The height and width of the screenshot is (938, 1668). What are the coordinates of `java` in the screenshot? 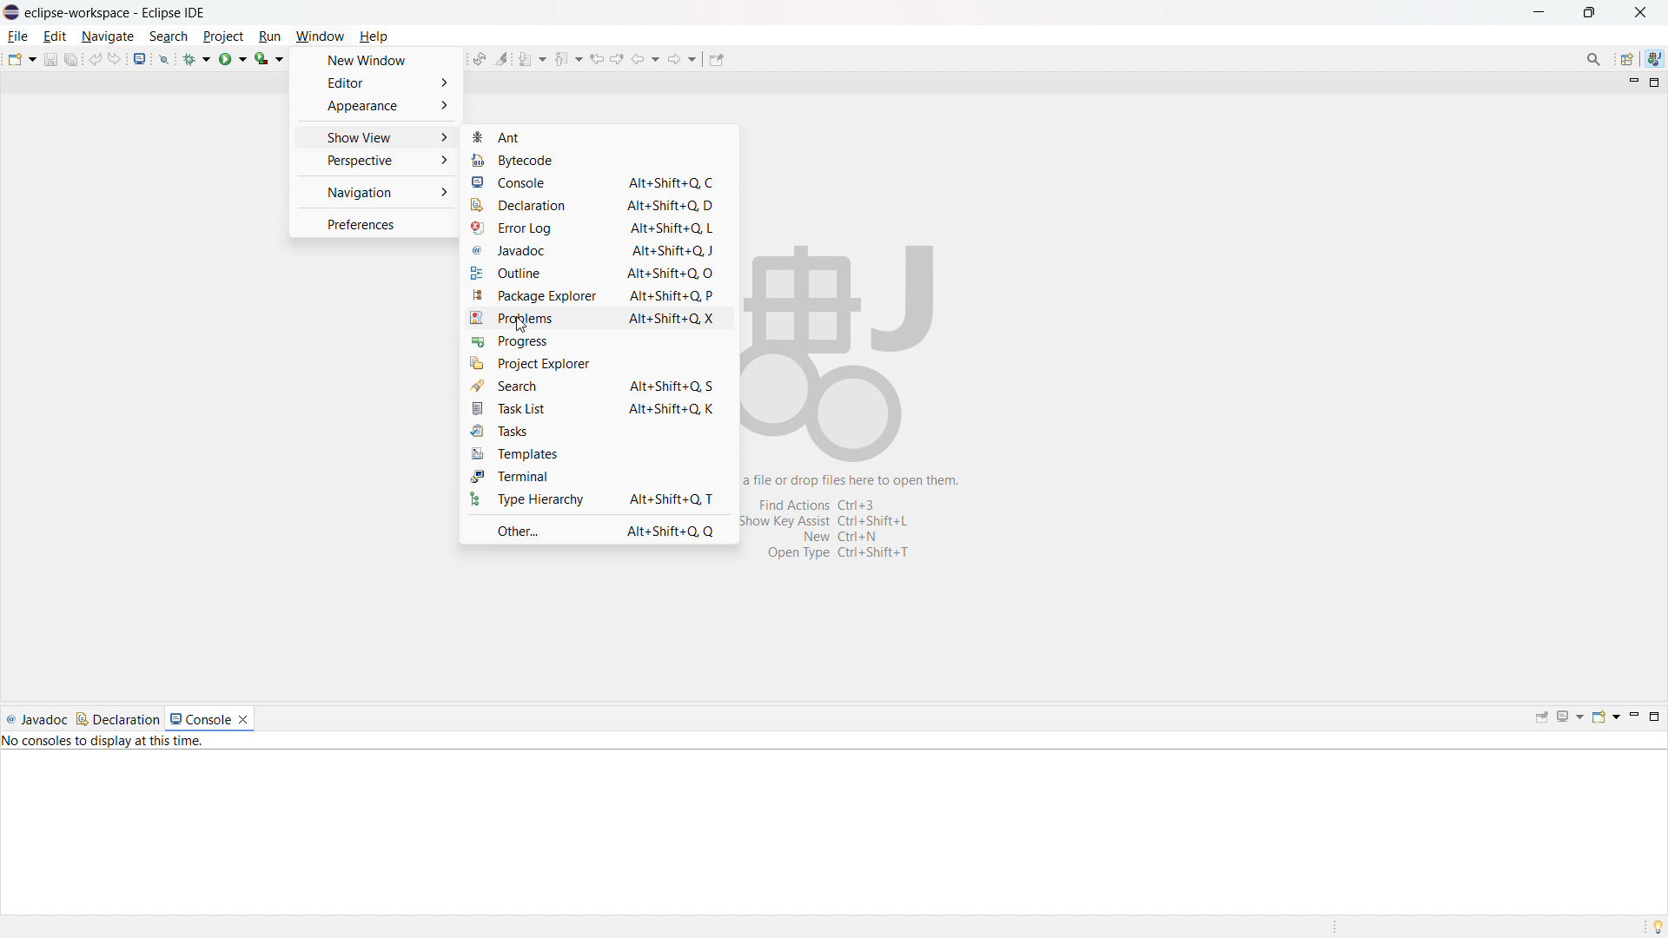 It's located at (1656, 57).